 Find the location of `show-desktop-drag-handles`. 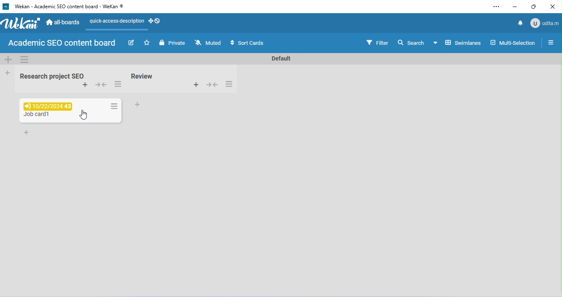

show-desktop-drag-handles is located at coordinates (155, 21).